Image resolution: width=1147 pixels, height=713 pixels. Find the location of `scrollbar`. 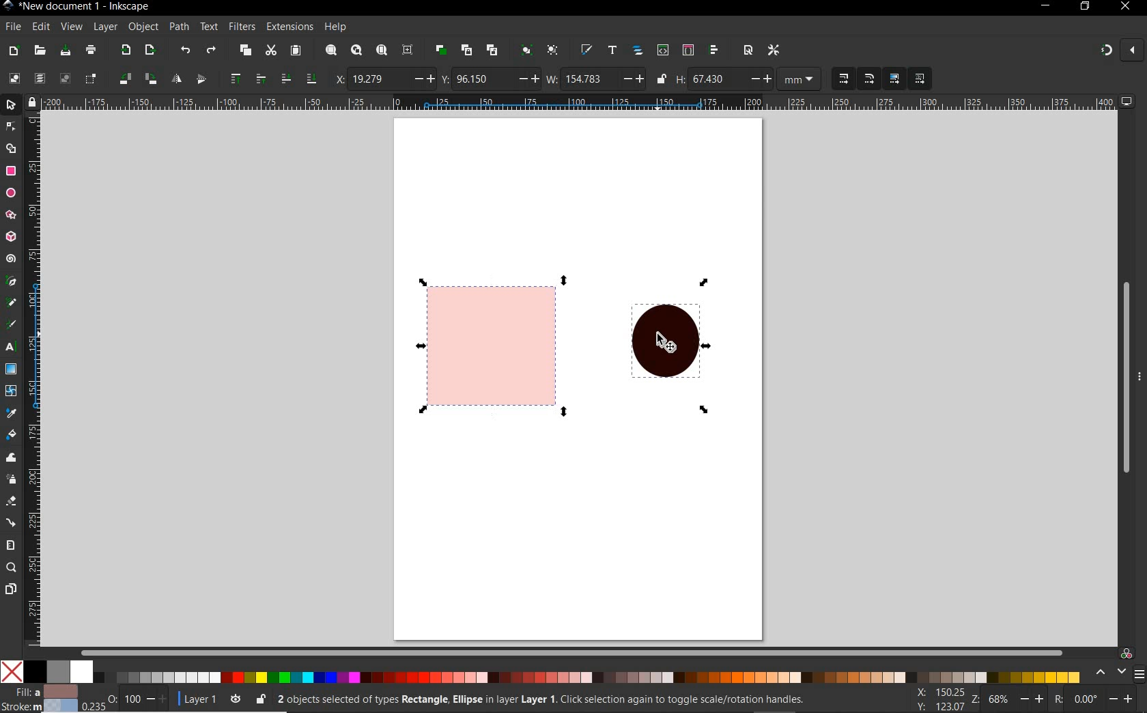

scrollbar is located at coordinates (571, 651).